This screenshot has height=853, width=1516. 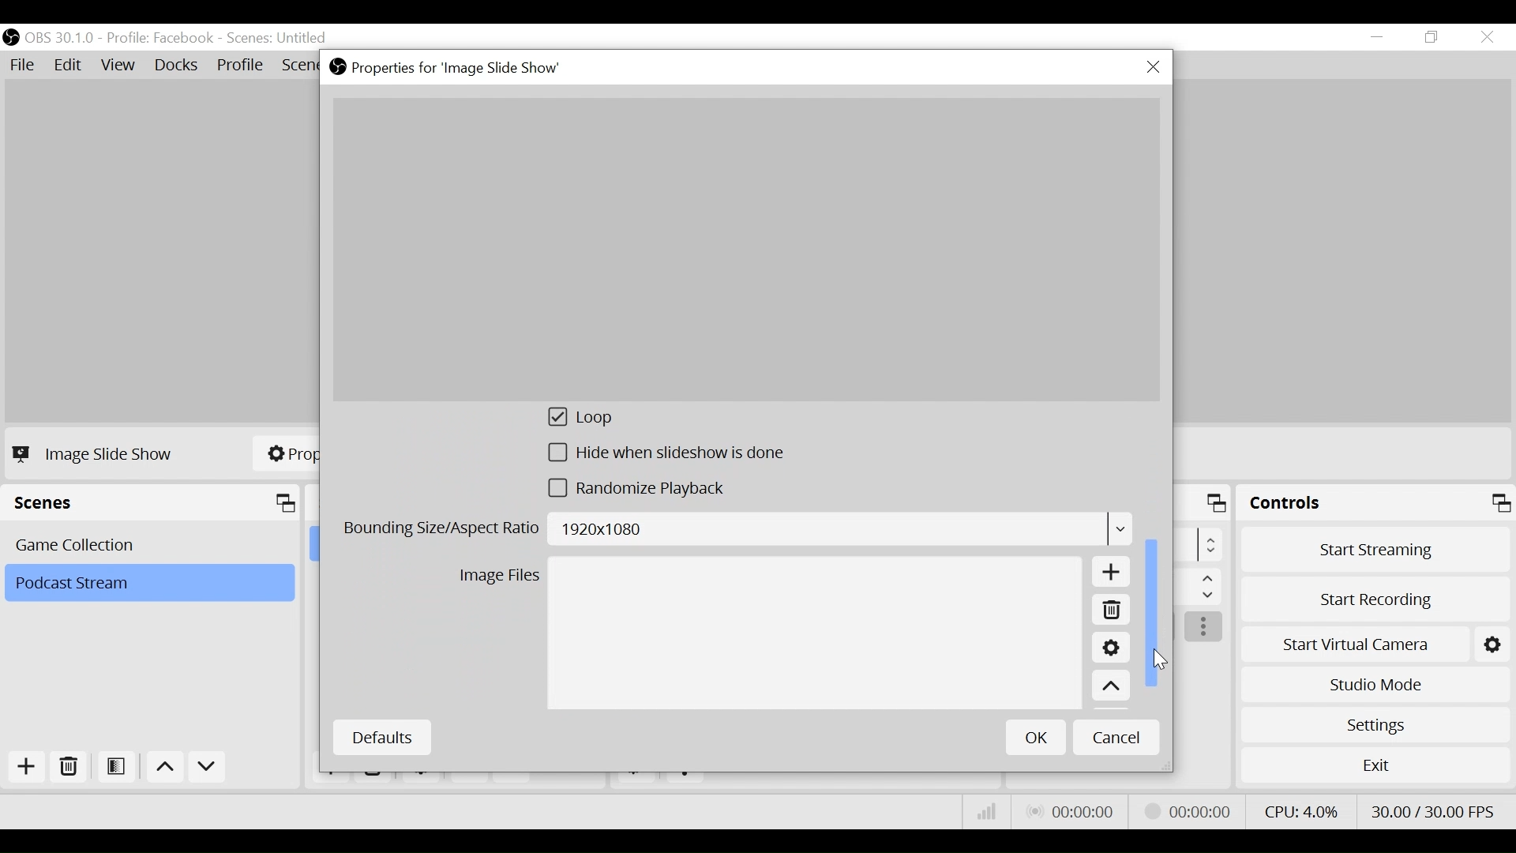 I want to click on Settings, so click(x=1375, y=724).